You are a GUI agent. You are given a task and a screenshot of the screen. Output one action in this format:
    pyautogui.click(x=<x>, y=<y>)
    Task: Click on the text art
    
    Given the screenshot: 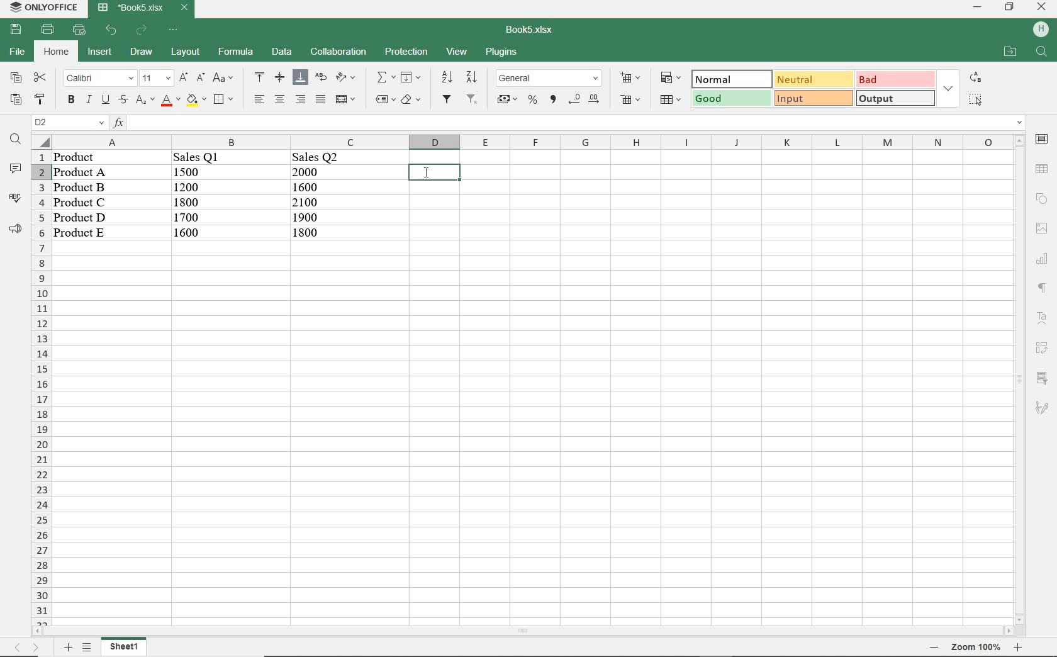 What is the action you would take?
    pyautogui.click(x=1043, y=318)
    